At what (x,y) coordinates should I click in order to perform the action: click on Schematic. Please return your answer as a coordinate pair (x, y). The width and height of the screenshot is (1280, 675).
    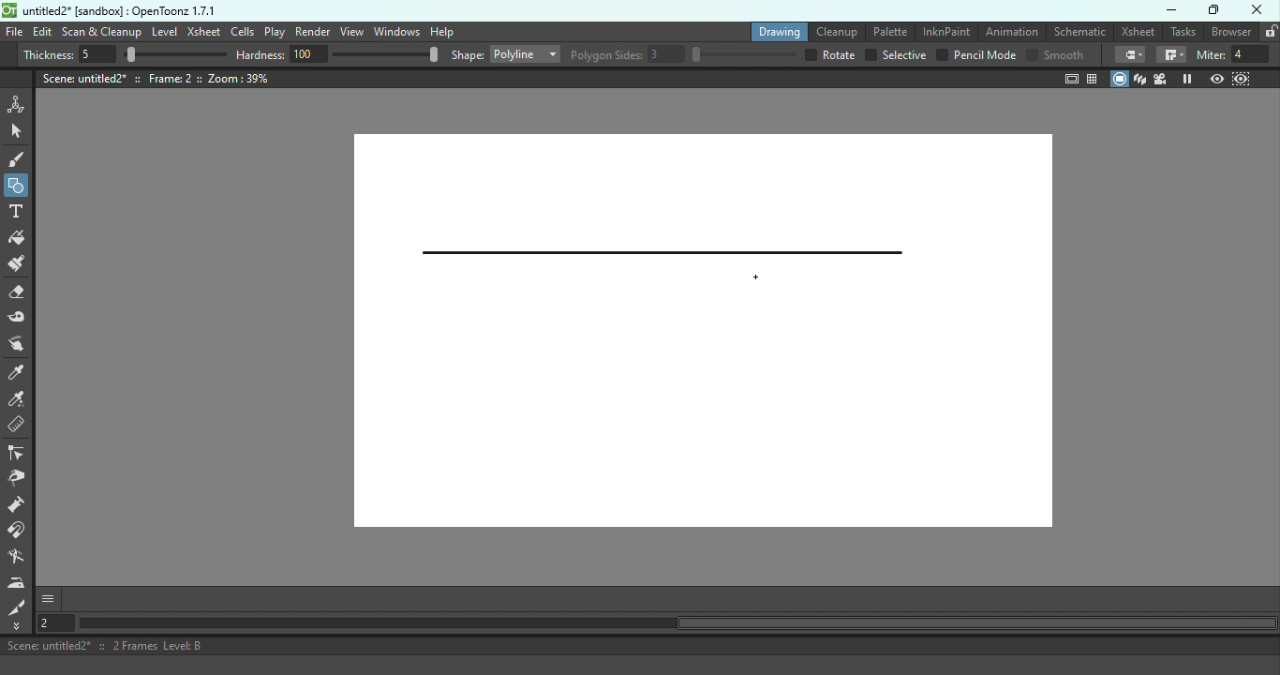
    Looking at the image, I should click on (1079, 30).